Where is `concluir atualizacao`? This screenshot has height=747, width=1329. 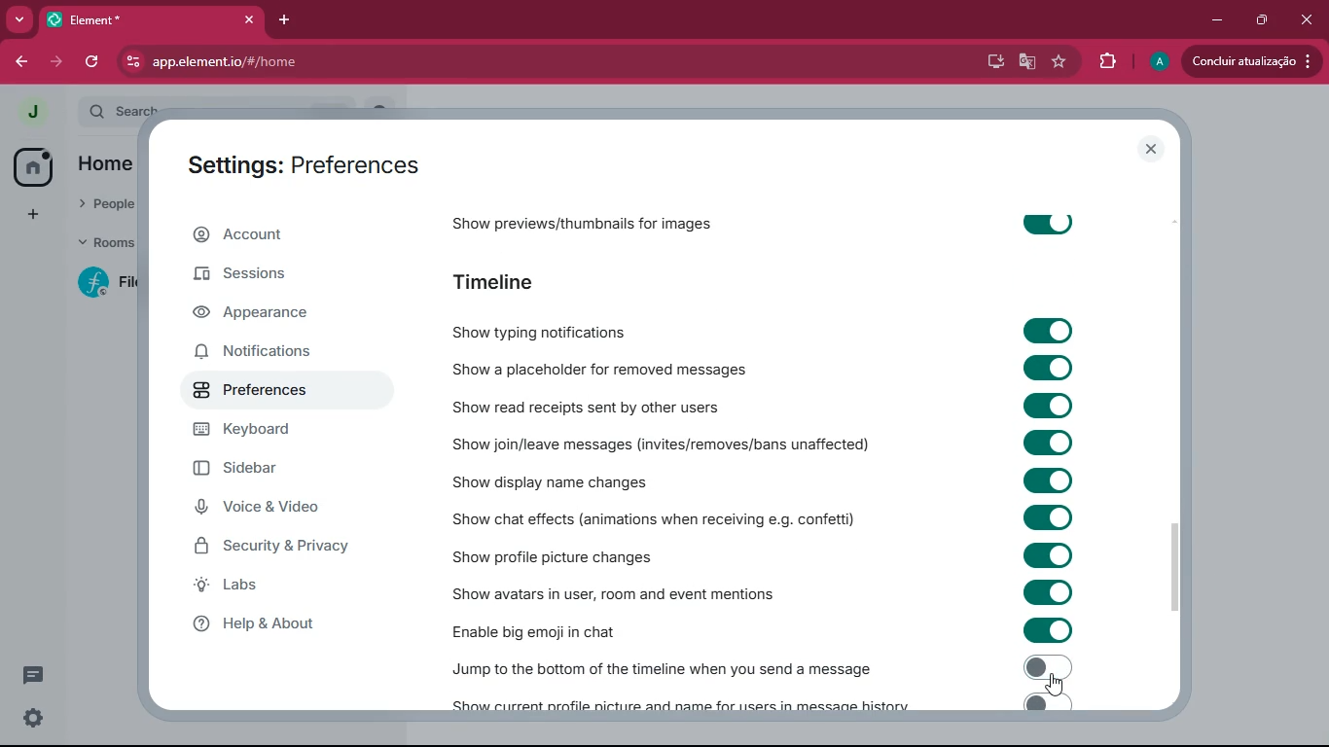
concluir atualizacao is located at coordinates (1252, 60).